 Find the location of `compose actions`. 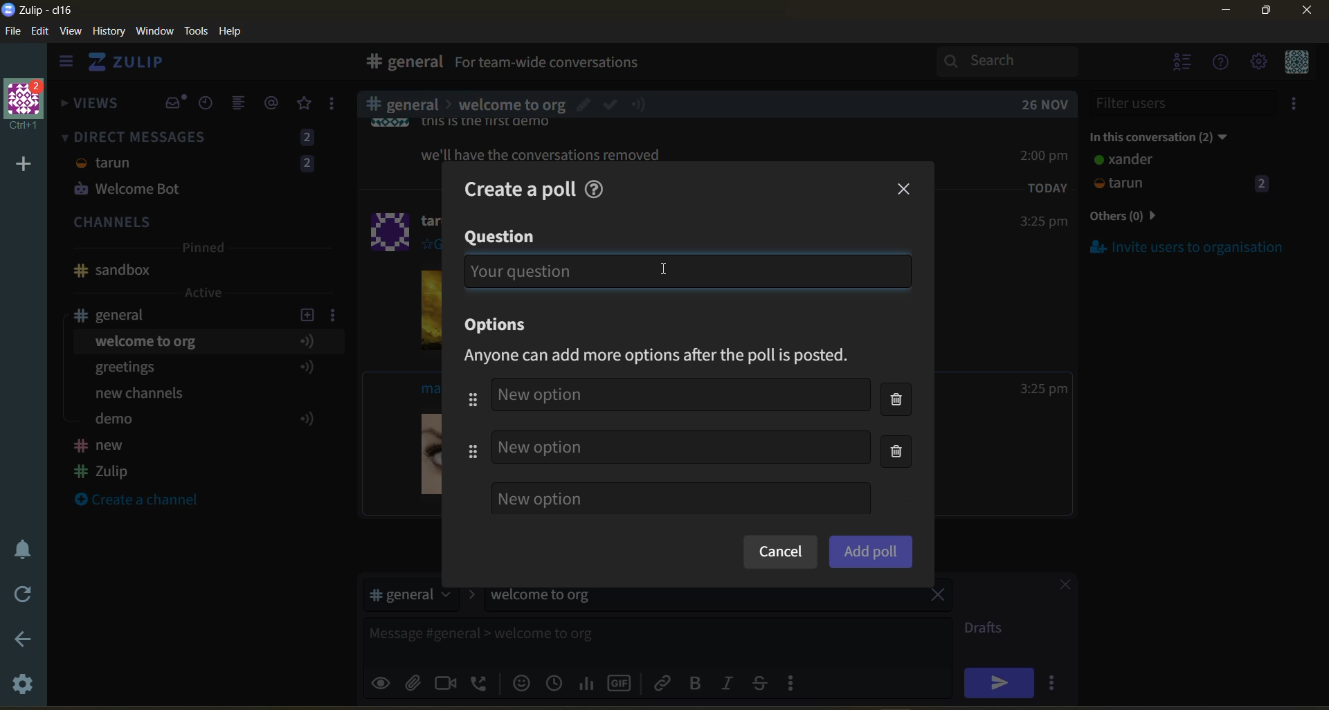

compose actions is located at coordinates (796, 682).